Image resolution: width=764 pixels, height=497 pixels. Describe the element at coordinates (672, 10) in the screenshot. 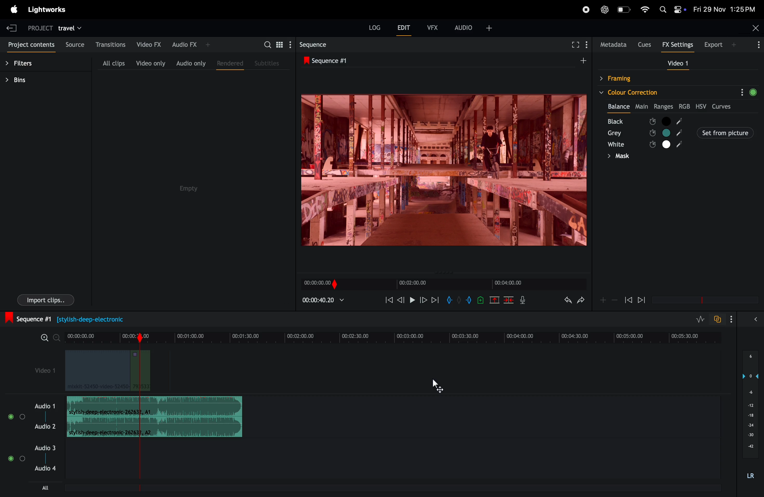

I see `apple widgets` at that location.